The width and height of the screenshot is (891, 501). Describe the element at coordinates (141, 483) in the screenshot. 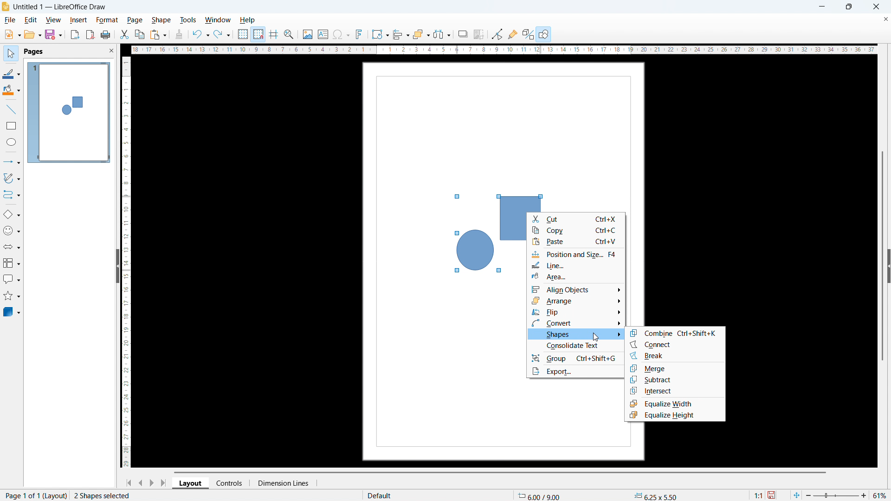

I see `previous page` at that location.